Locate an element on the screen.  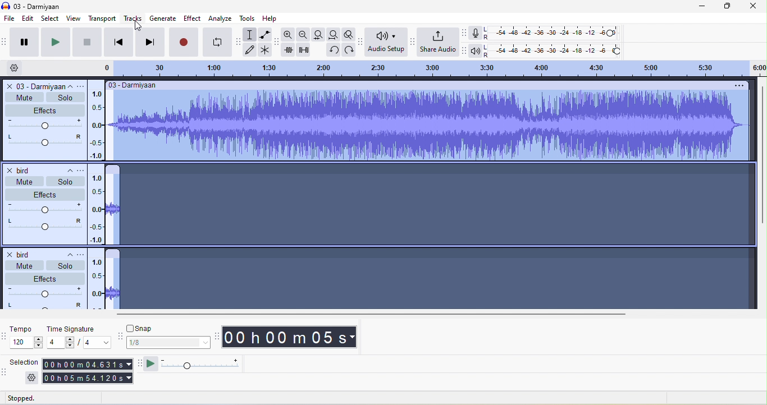
collapse is located at coordinates (71, 87).